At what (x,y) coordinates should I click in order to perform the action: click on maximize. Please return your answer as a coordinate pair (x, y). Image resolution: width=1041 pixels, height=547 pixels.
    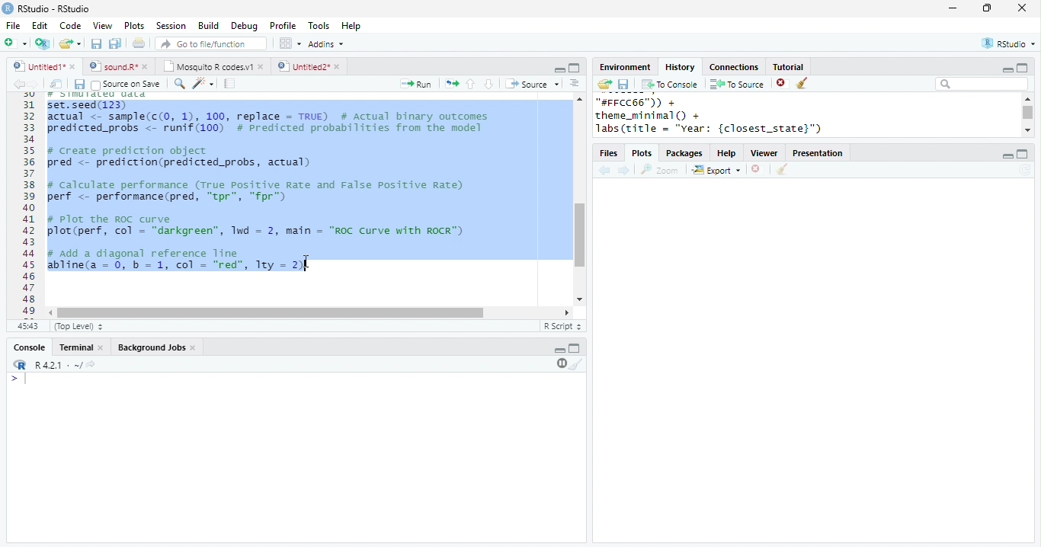
    Looking at the image, I should click on (1023, 154).